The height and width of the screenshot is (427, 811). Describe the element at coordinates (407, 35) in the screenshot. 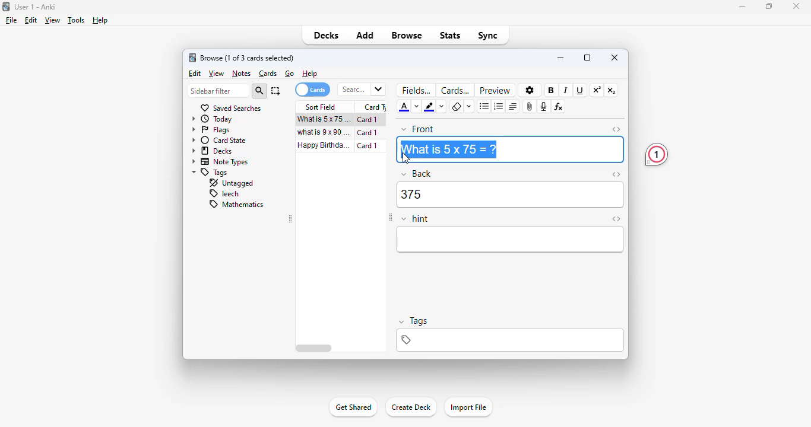

I see `browse` at that location.